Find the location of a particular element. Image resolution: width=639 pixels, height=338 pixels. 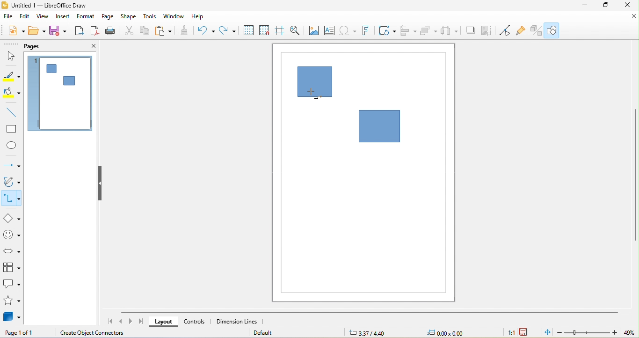

callout shape is located at coordinates (12, 283).